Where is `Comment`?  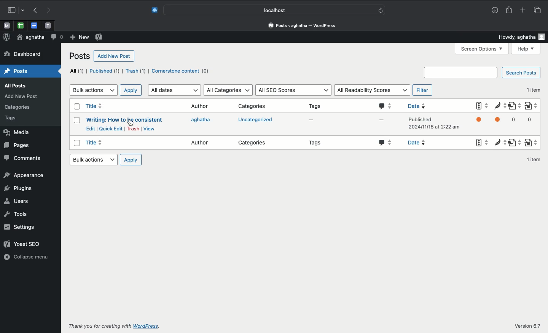
Comment is located at coordinates (57, 38).